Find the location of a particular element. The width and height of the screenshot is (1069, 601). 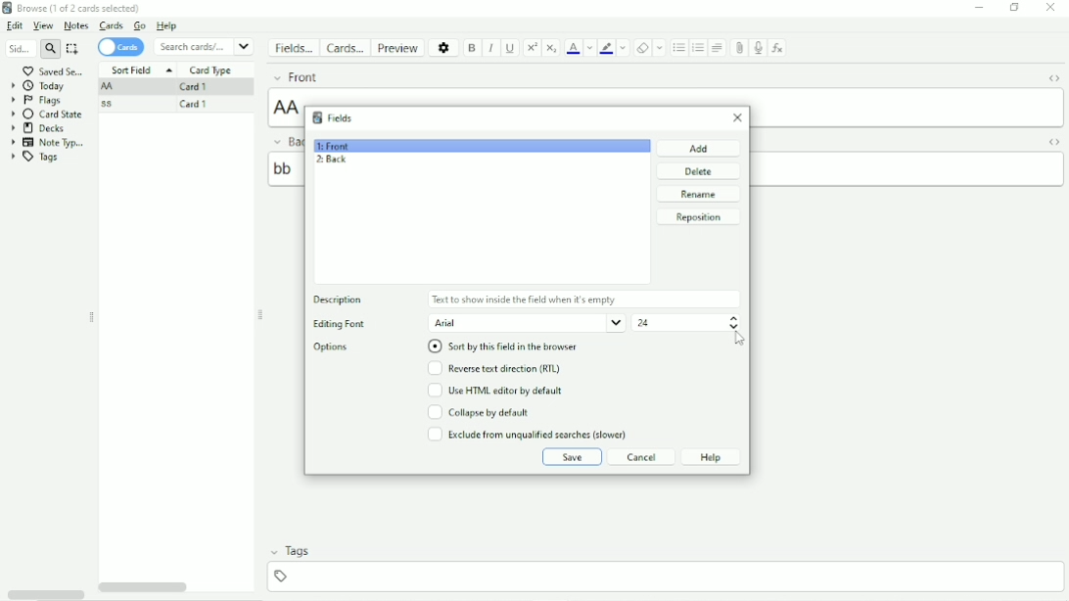

Card Type is located at coordinates (212, 70).